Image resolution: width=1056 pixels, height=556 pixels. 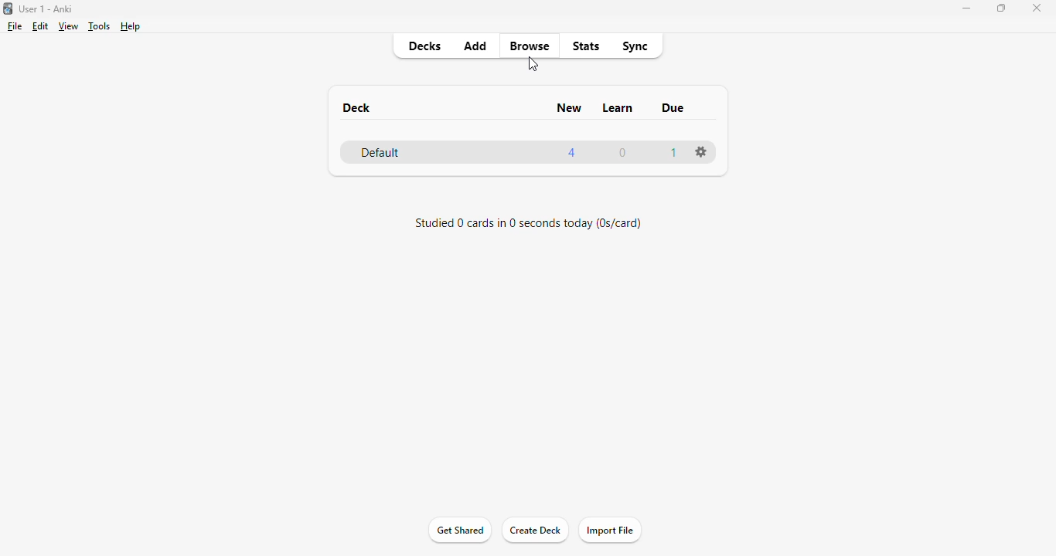 I want to click on help, so click(x=130, y=26).